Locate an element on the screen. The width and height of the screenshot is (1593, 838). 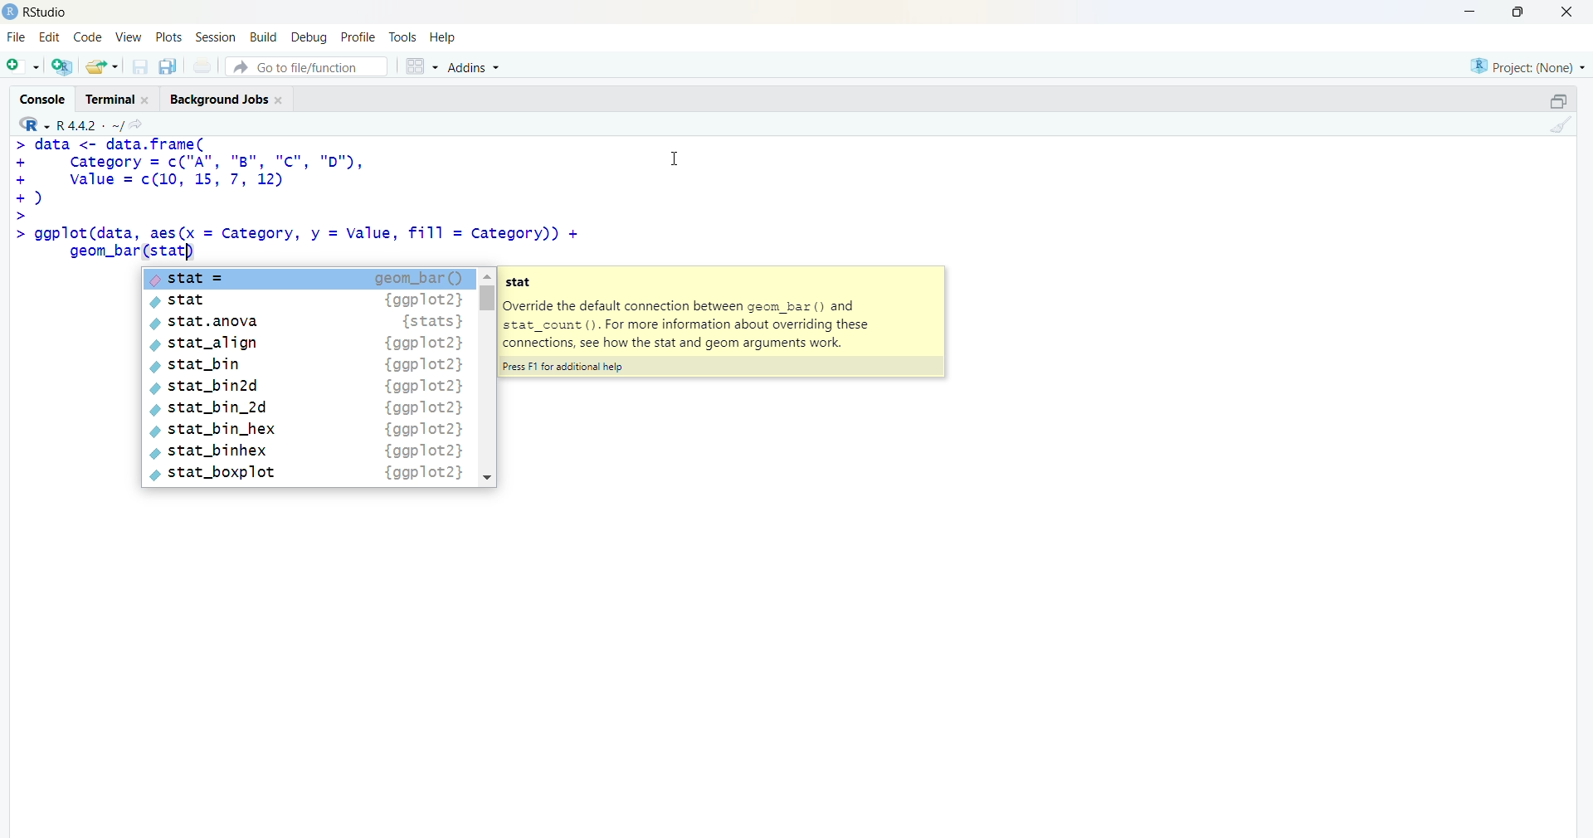
save all open documents is located at coordinates (167, 66).